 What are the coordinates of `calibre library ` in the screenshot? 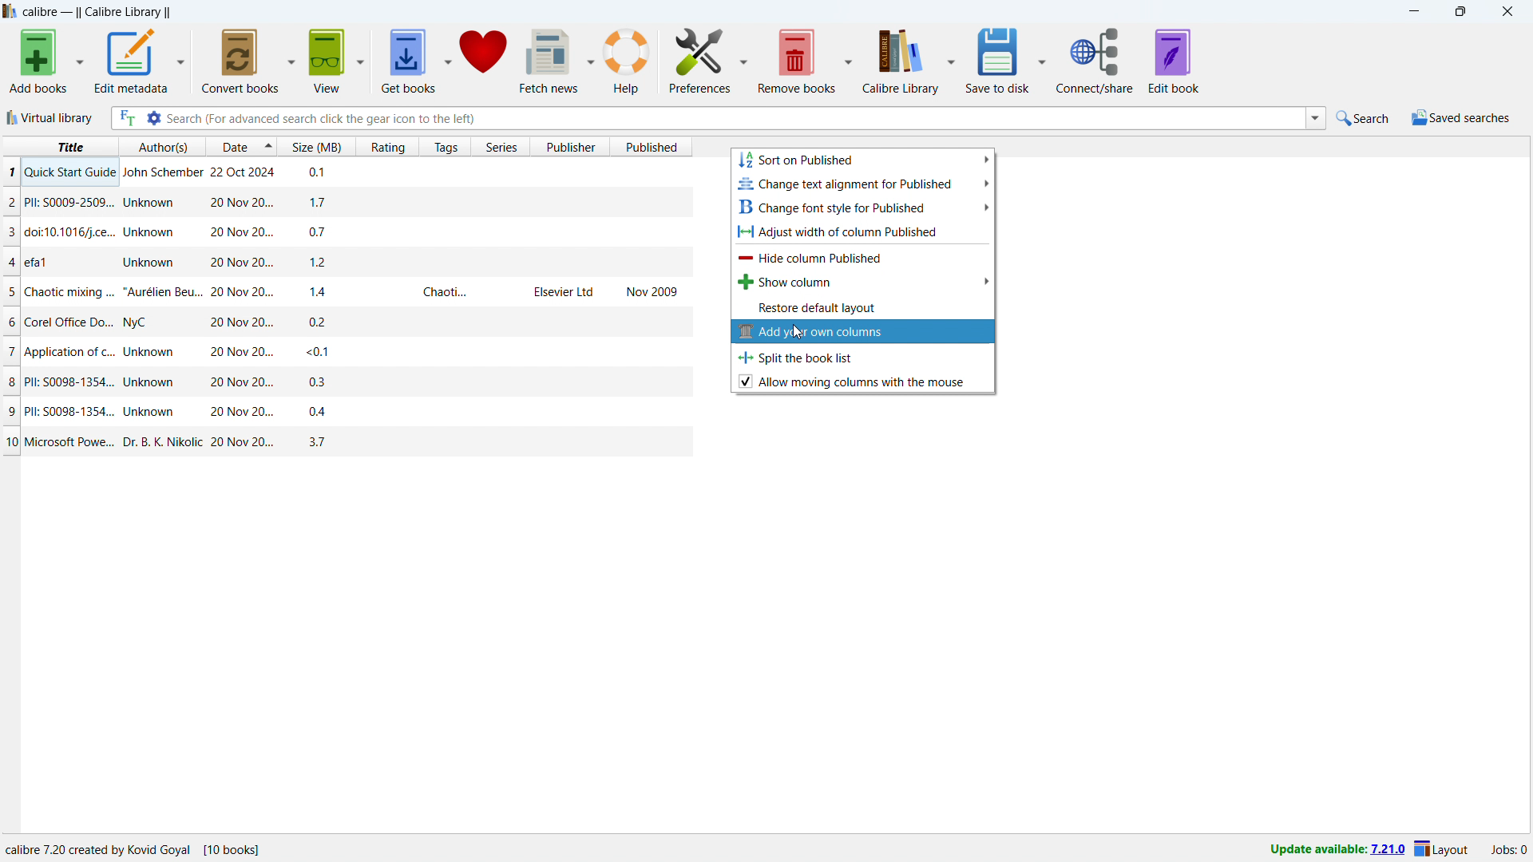 It's located at (901, 59).